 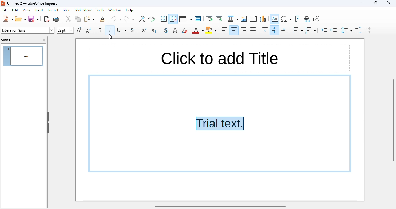 I want to click on window, so click(x=115, y=10).